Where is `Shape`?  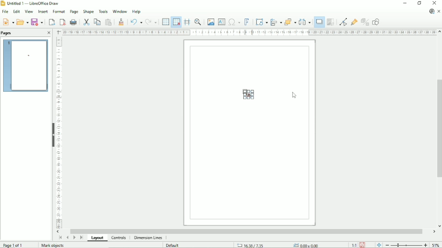
Shape is located at coordinates (88, 11).